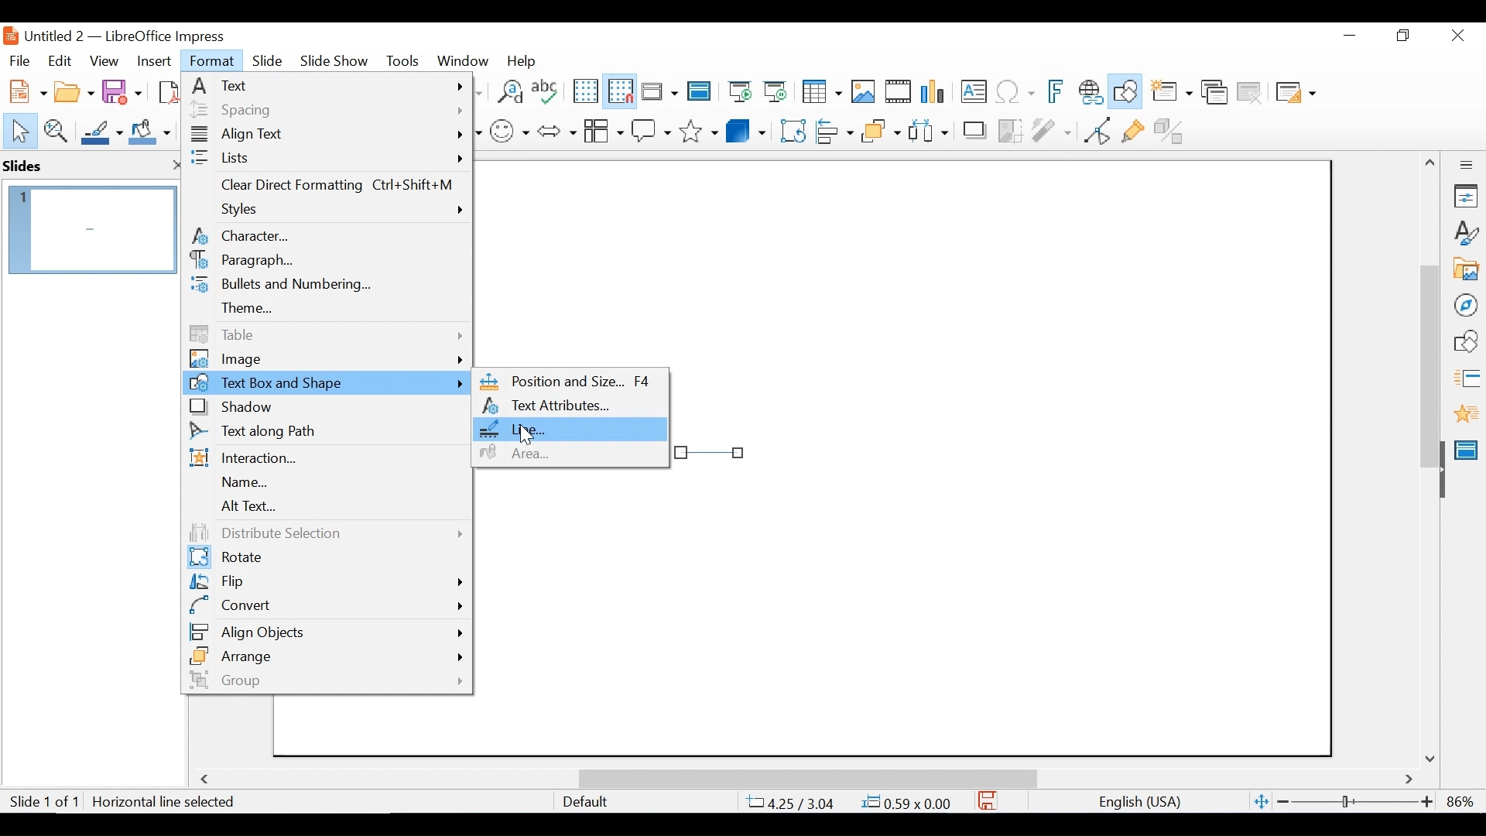  What do you see at coordinates (935, 93) in the screenshot?
I see `Insert Chart` at bounding box center [935, 93].